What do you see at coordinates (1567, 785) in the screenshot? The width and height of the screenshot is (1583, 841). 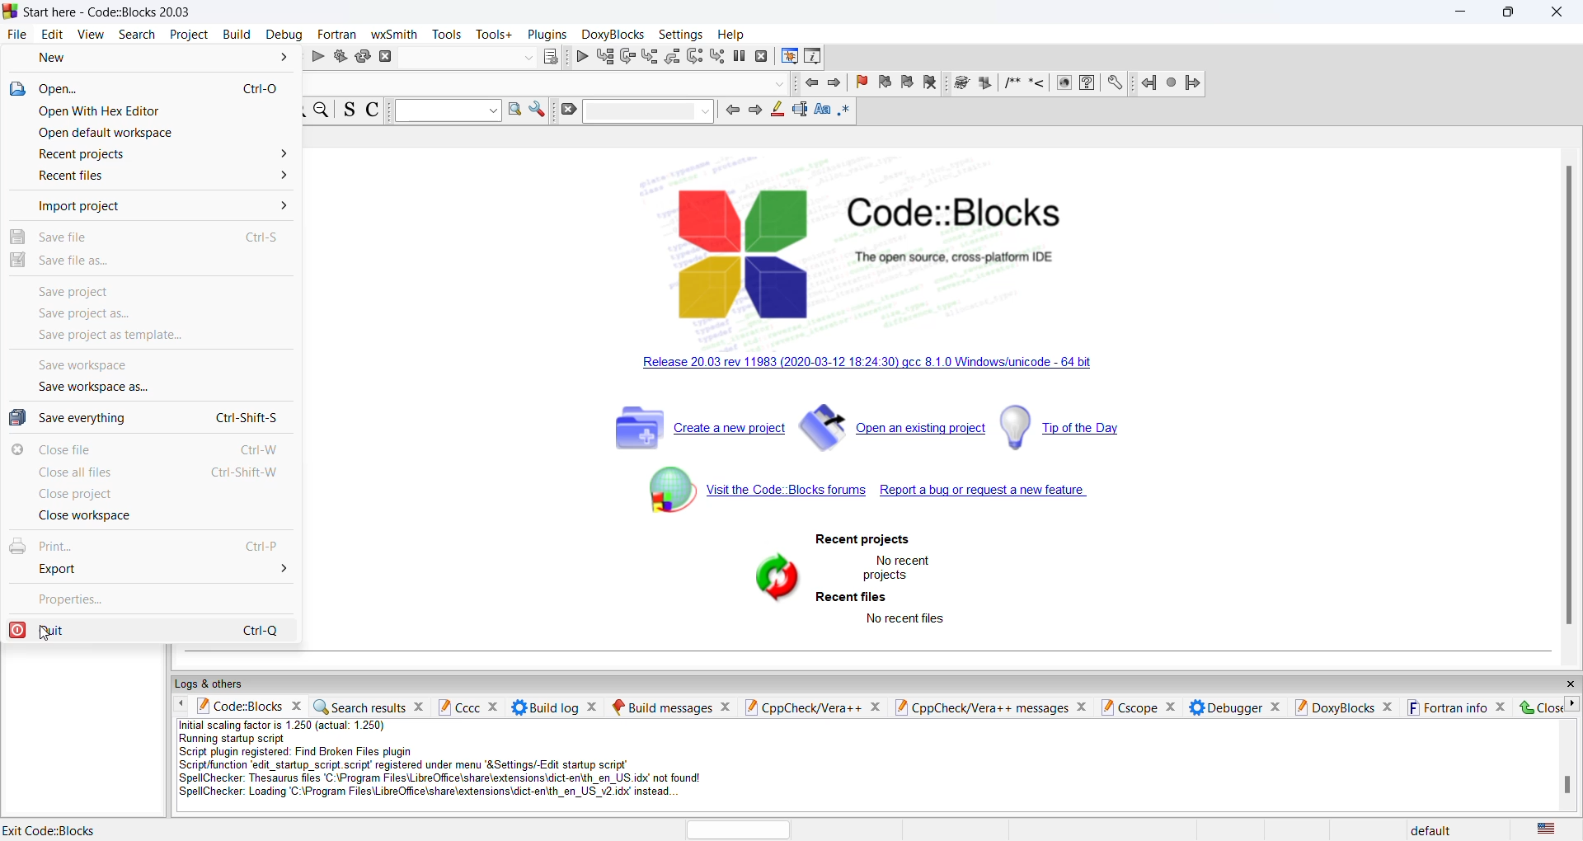 I see `scrollbar` at bounding box center [1567, 785].